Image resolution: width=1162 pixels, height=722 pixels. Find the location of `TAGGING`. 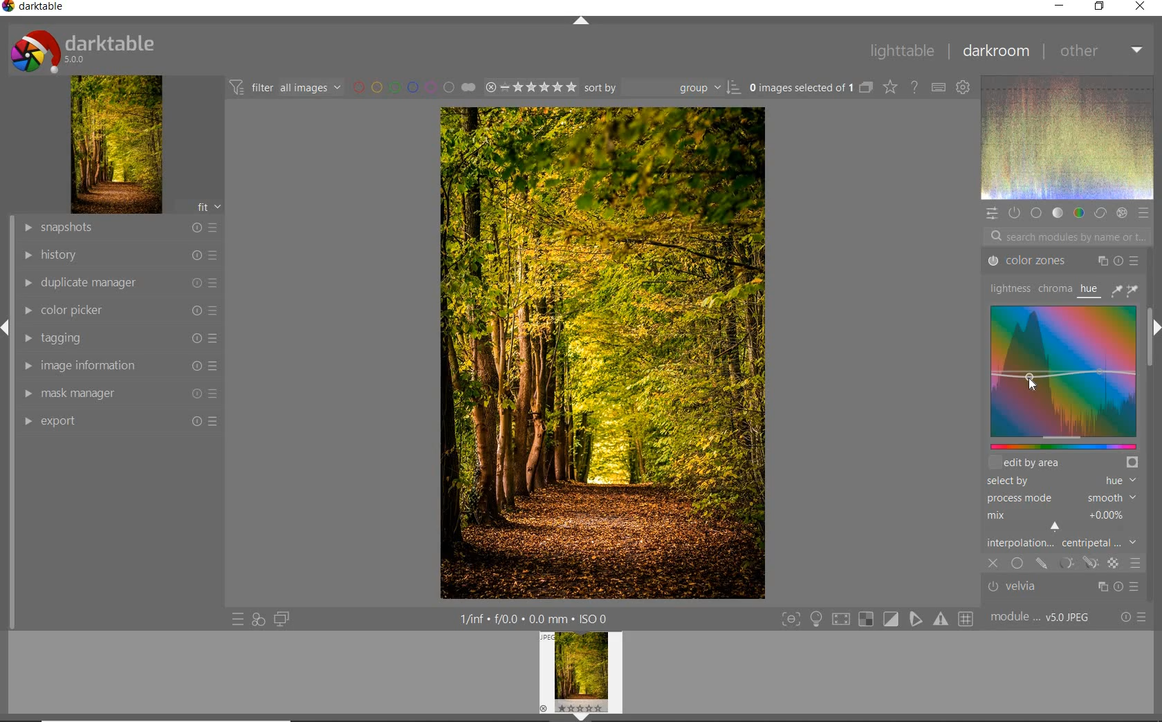

TAGGING is located at coordinates (119, 339).